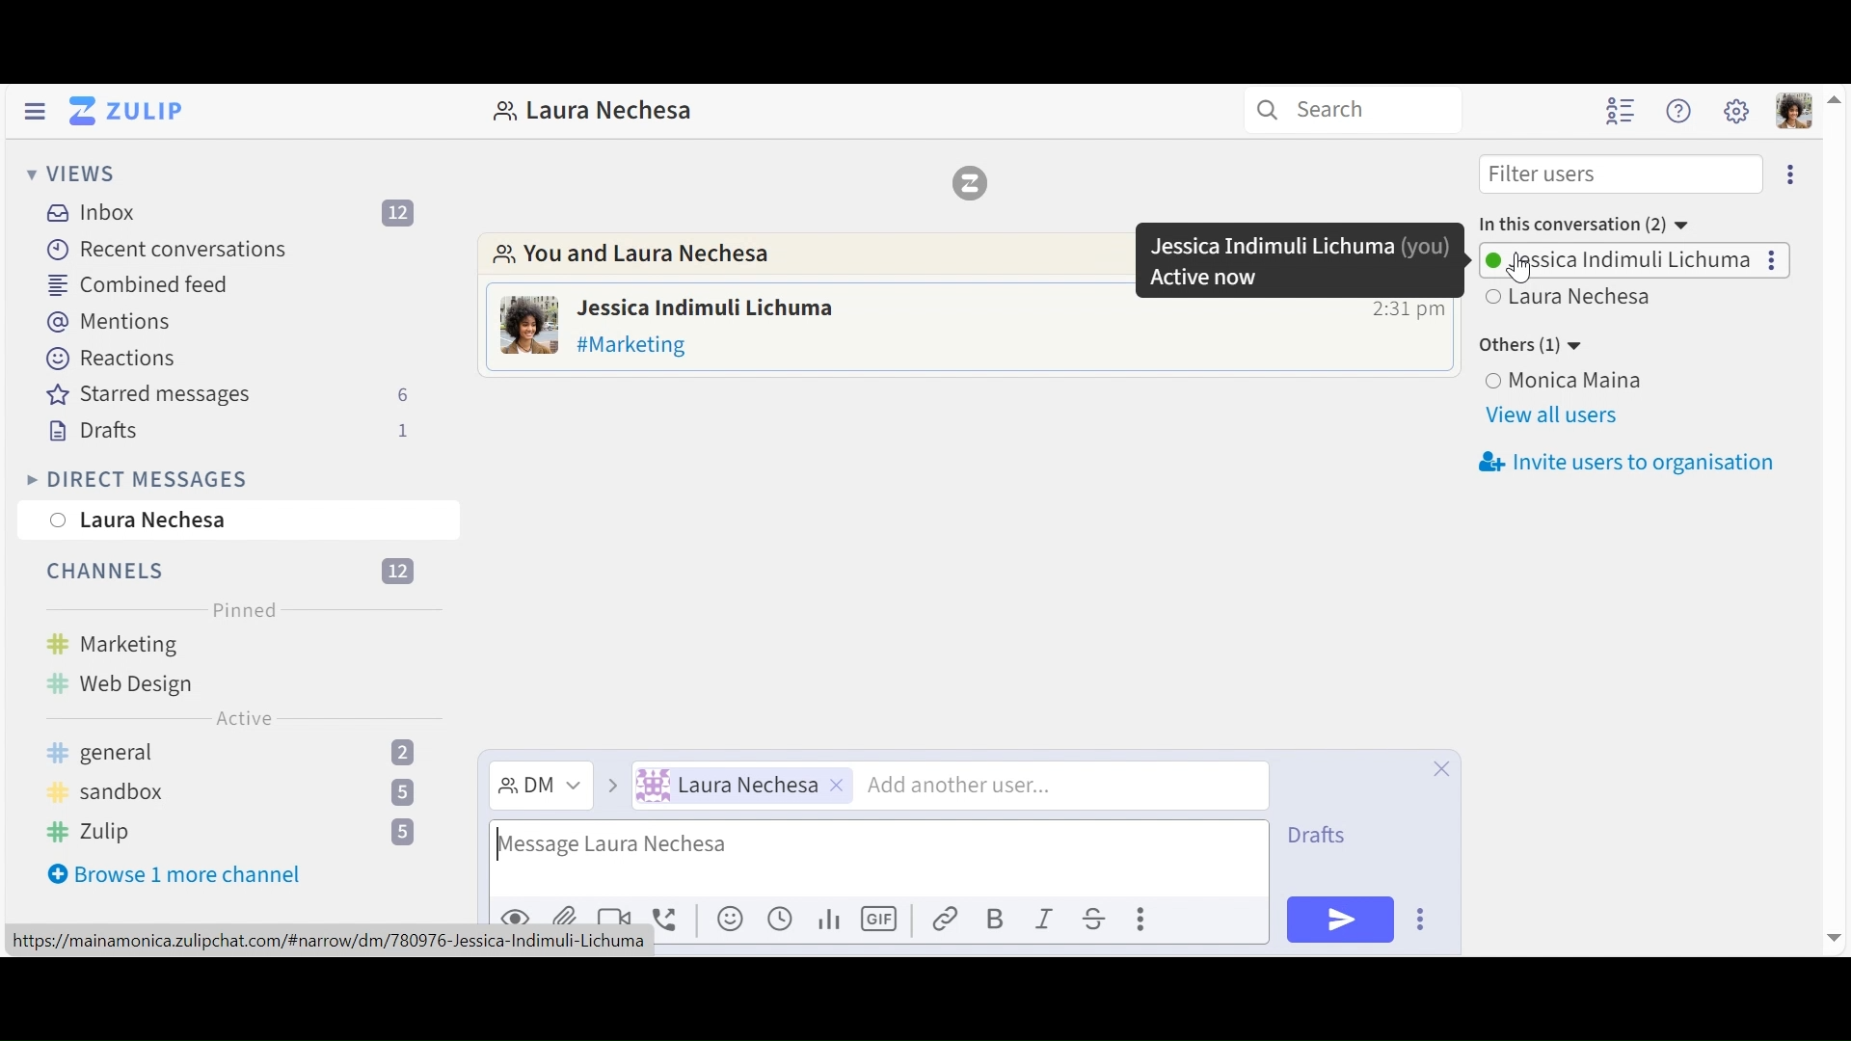 The width and height of the screenshot is (1851, 1041). What do you see at coordinates (948, 918) in the screenshot?
I see `Add link` at bounding box center [948, 918].